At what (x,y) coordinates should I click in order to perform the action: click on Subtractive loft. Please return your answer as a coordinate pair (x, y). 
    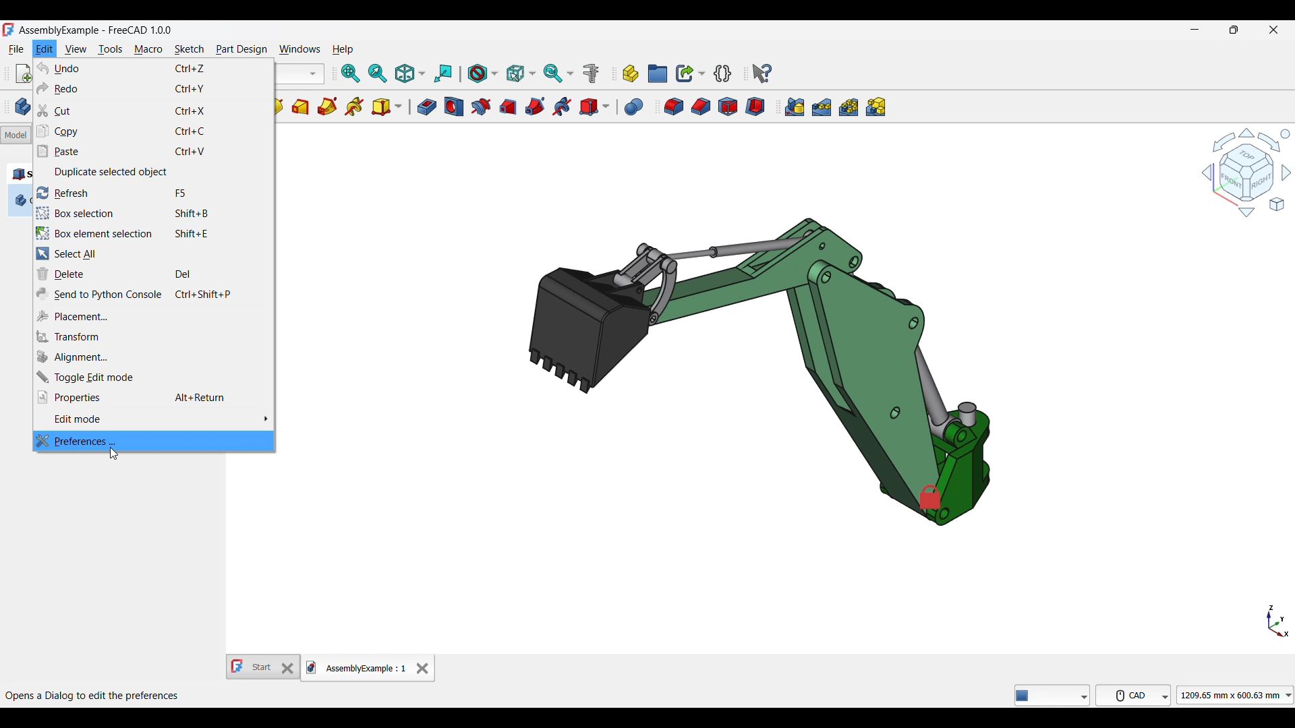
    Looking at the image, I should click on (507, 107).